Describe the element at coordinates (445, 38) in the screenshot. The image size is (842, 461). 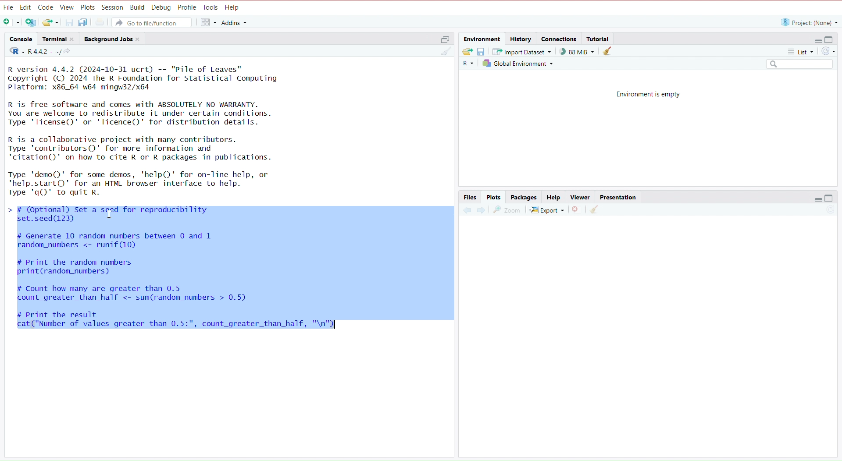
I see `Half height` at that location.